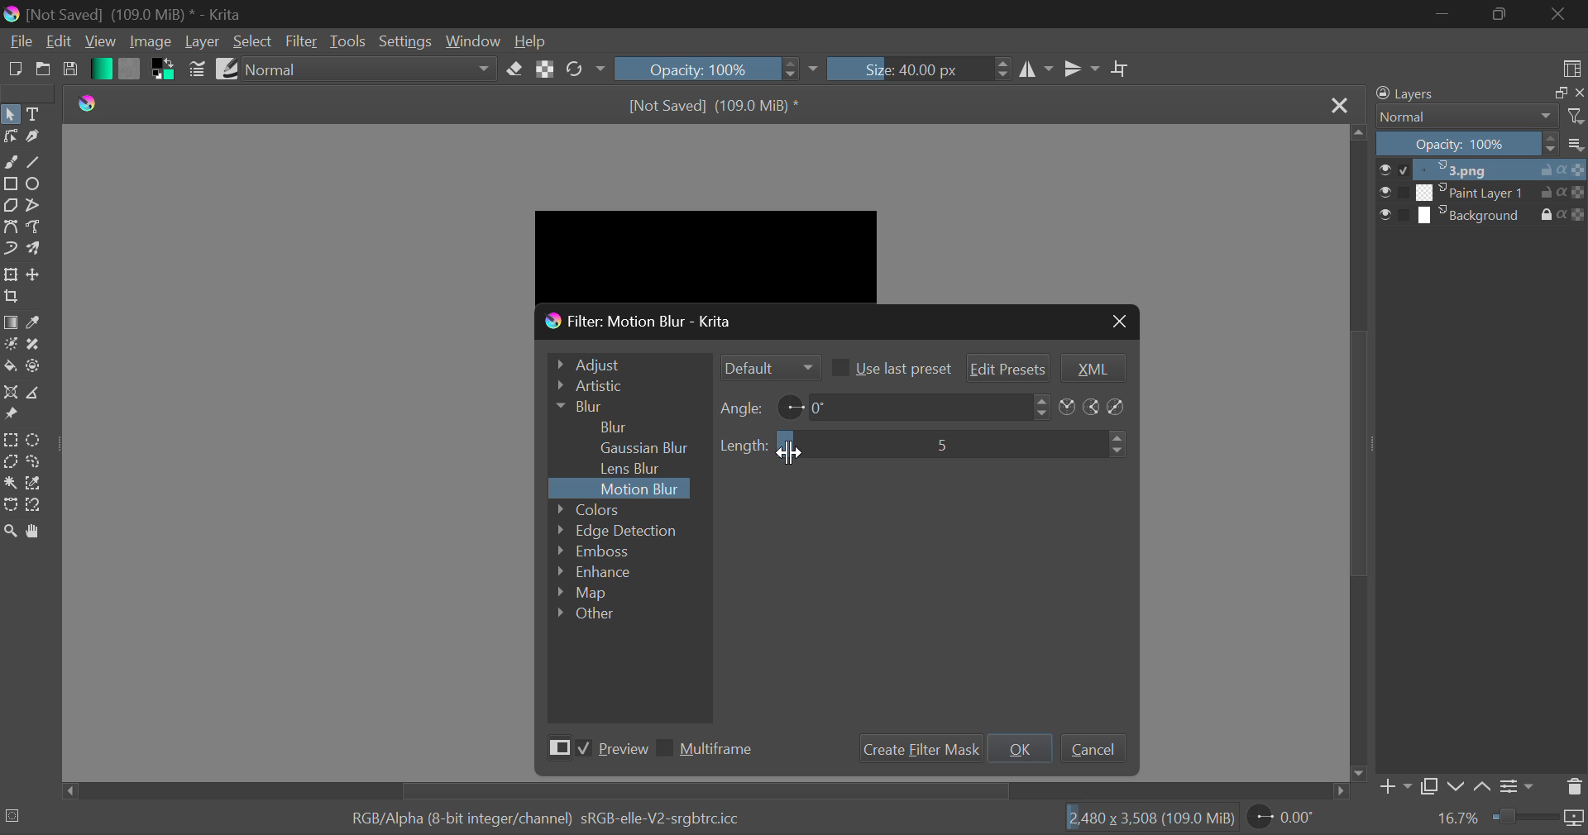 The height and width of the screenshot is (835, 1588). Describe the element at coordinates (227, 68) in the screenshot. I see `Brush Presets` at that location.